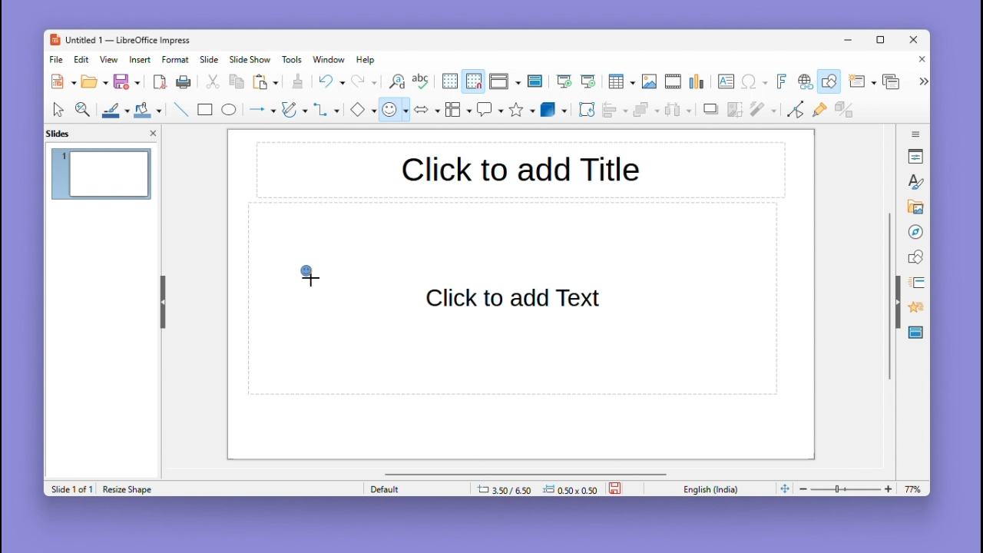  Describe the element at coordinates (649, 82) in the screenshot. I see `Image` at that location.